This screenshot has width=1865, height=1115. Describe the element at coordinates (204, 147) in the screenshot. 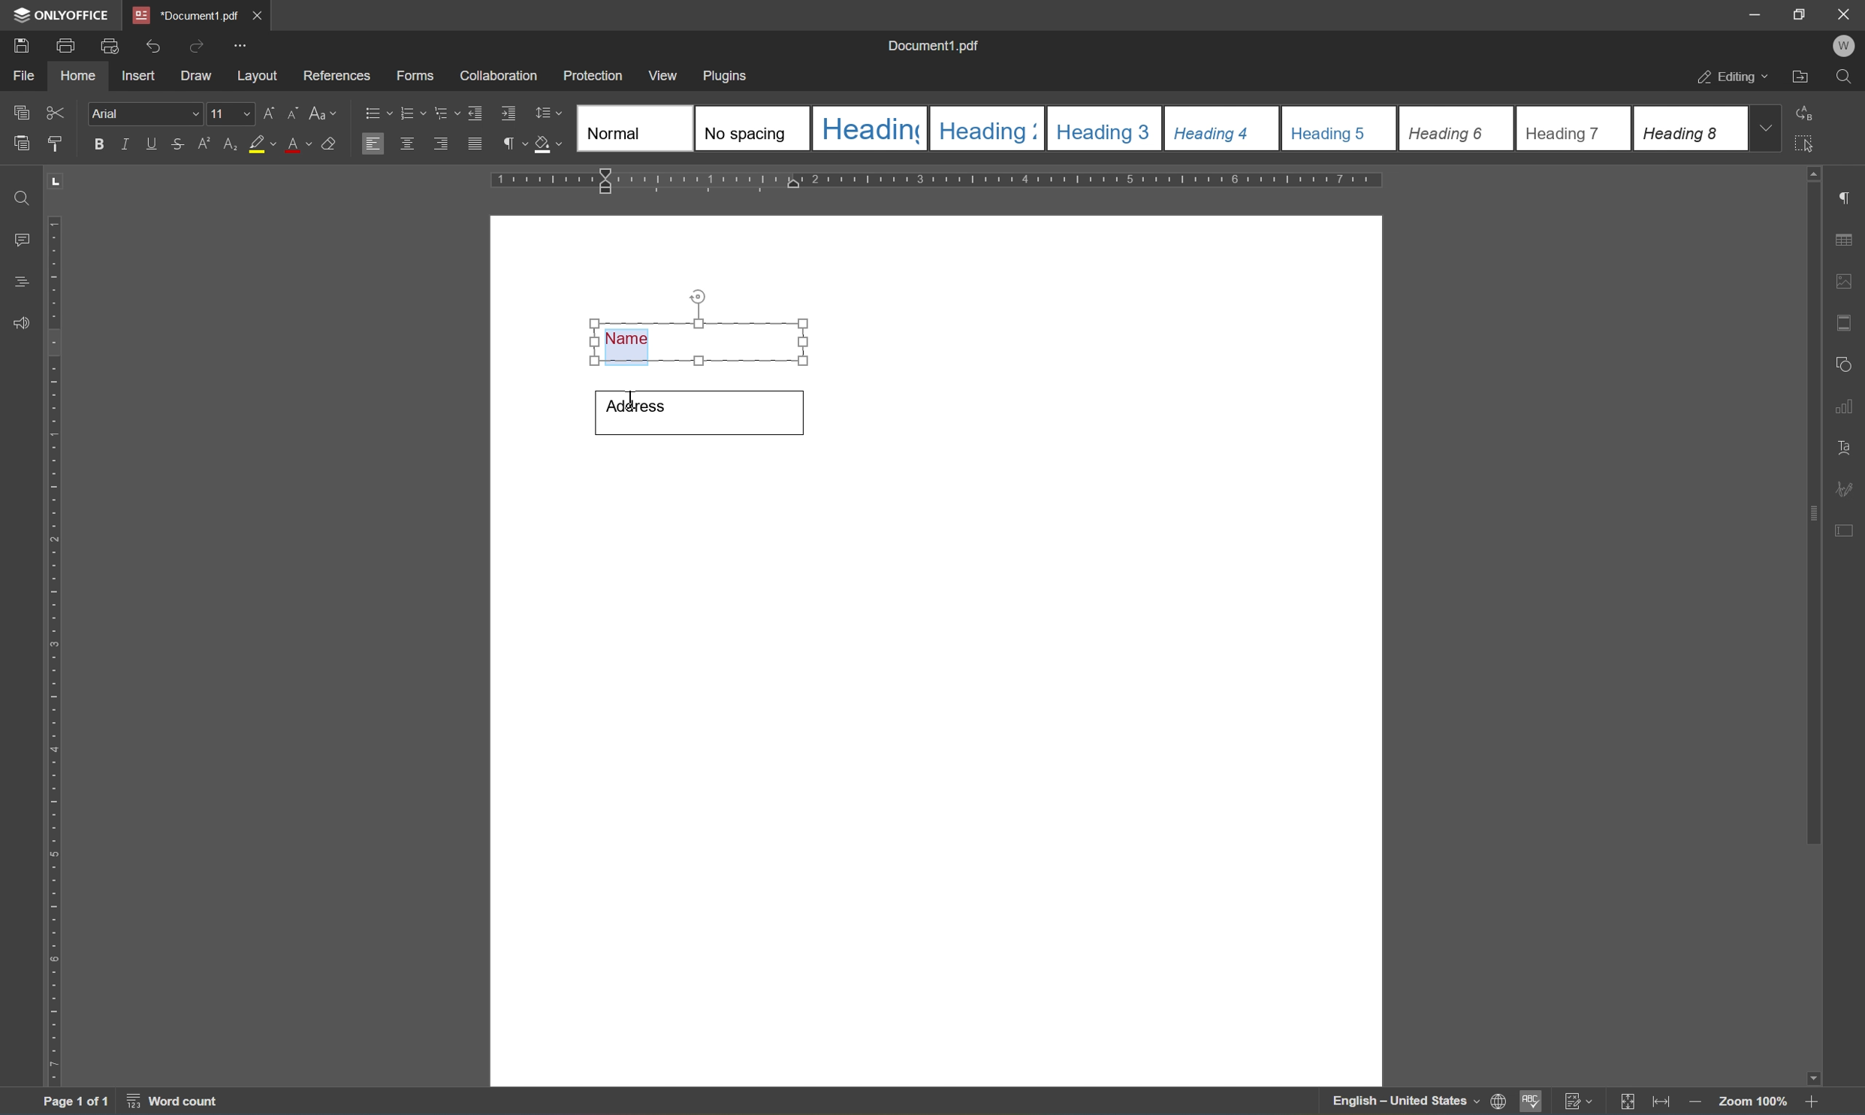

I see `superscript` at that location.